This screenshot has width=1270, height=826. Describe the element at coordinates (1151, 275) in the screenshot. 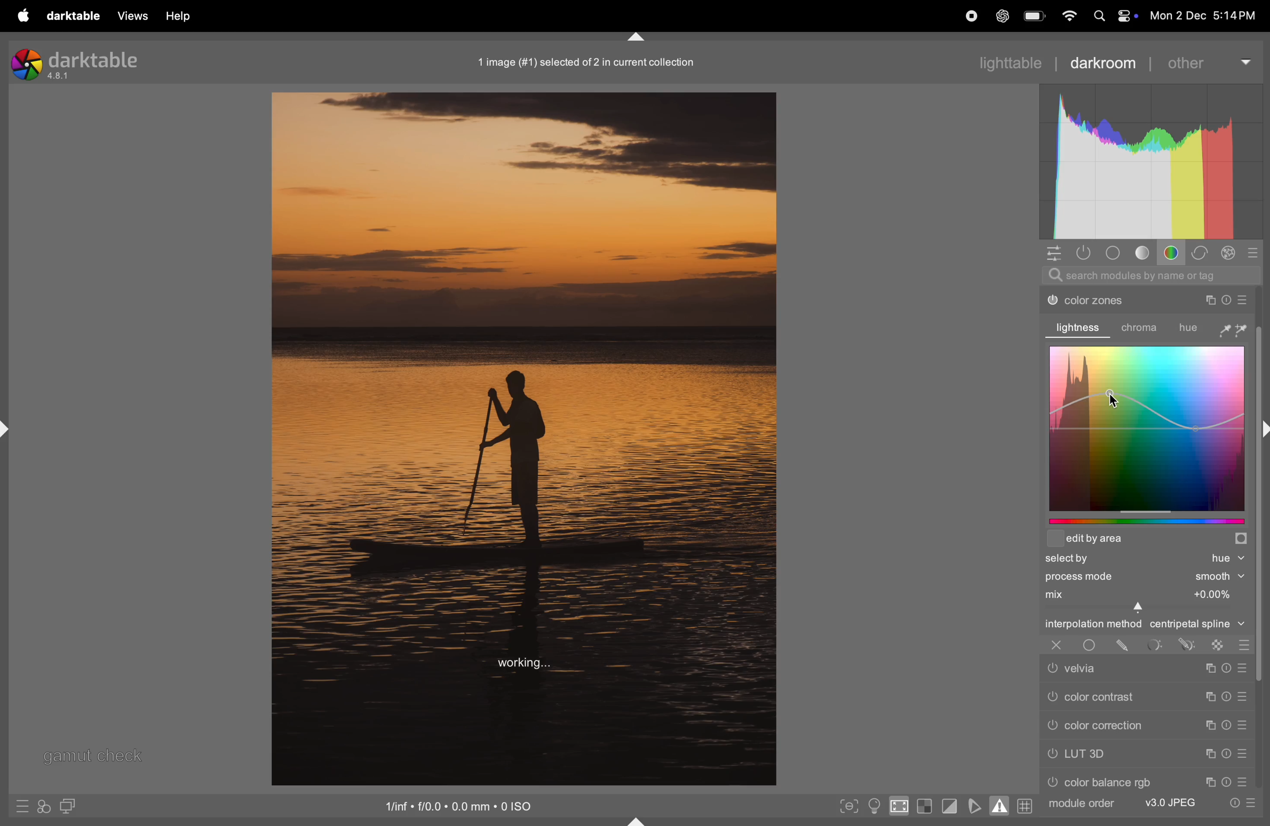

I see `search modules by name or tag` at that location.